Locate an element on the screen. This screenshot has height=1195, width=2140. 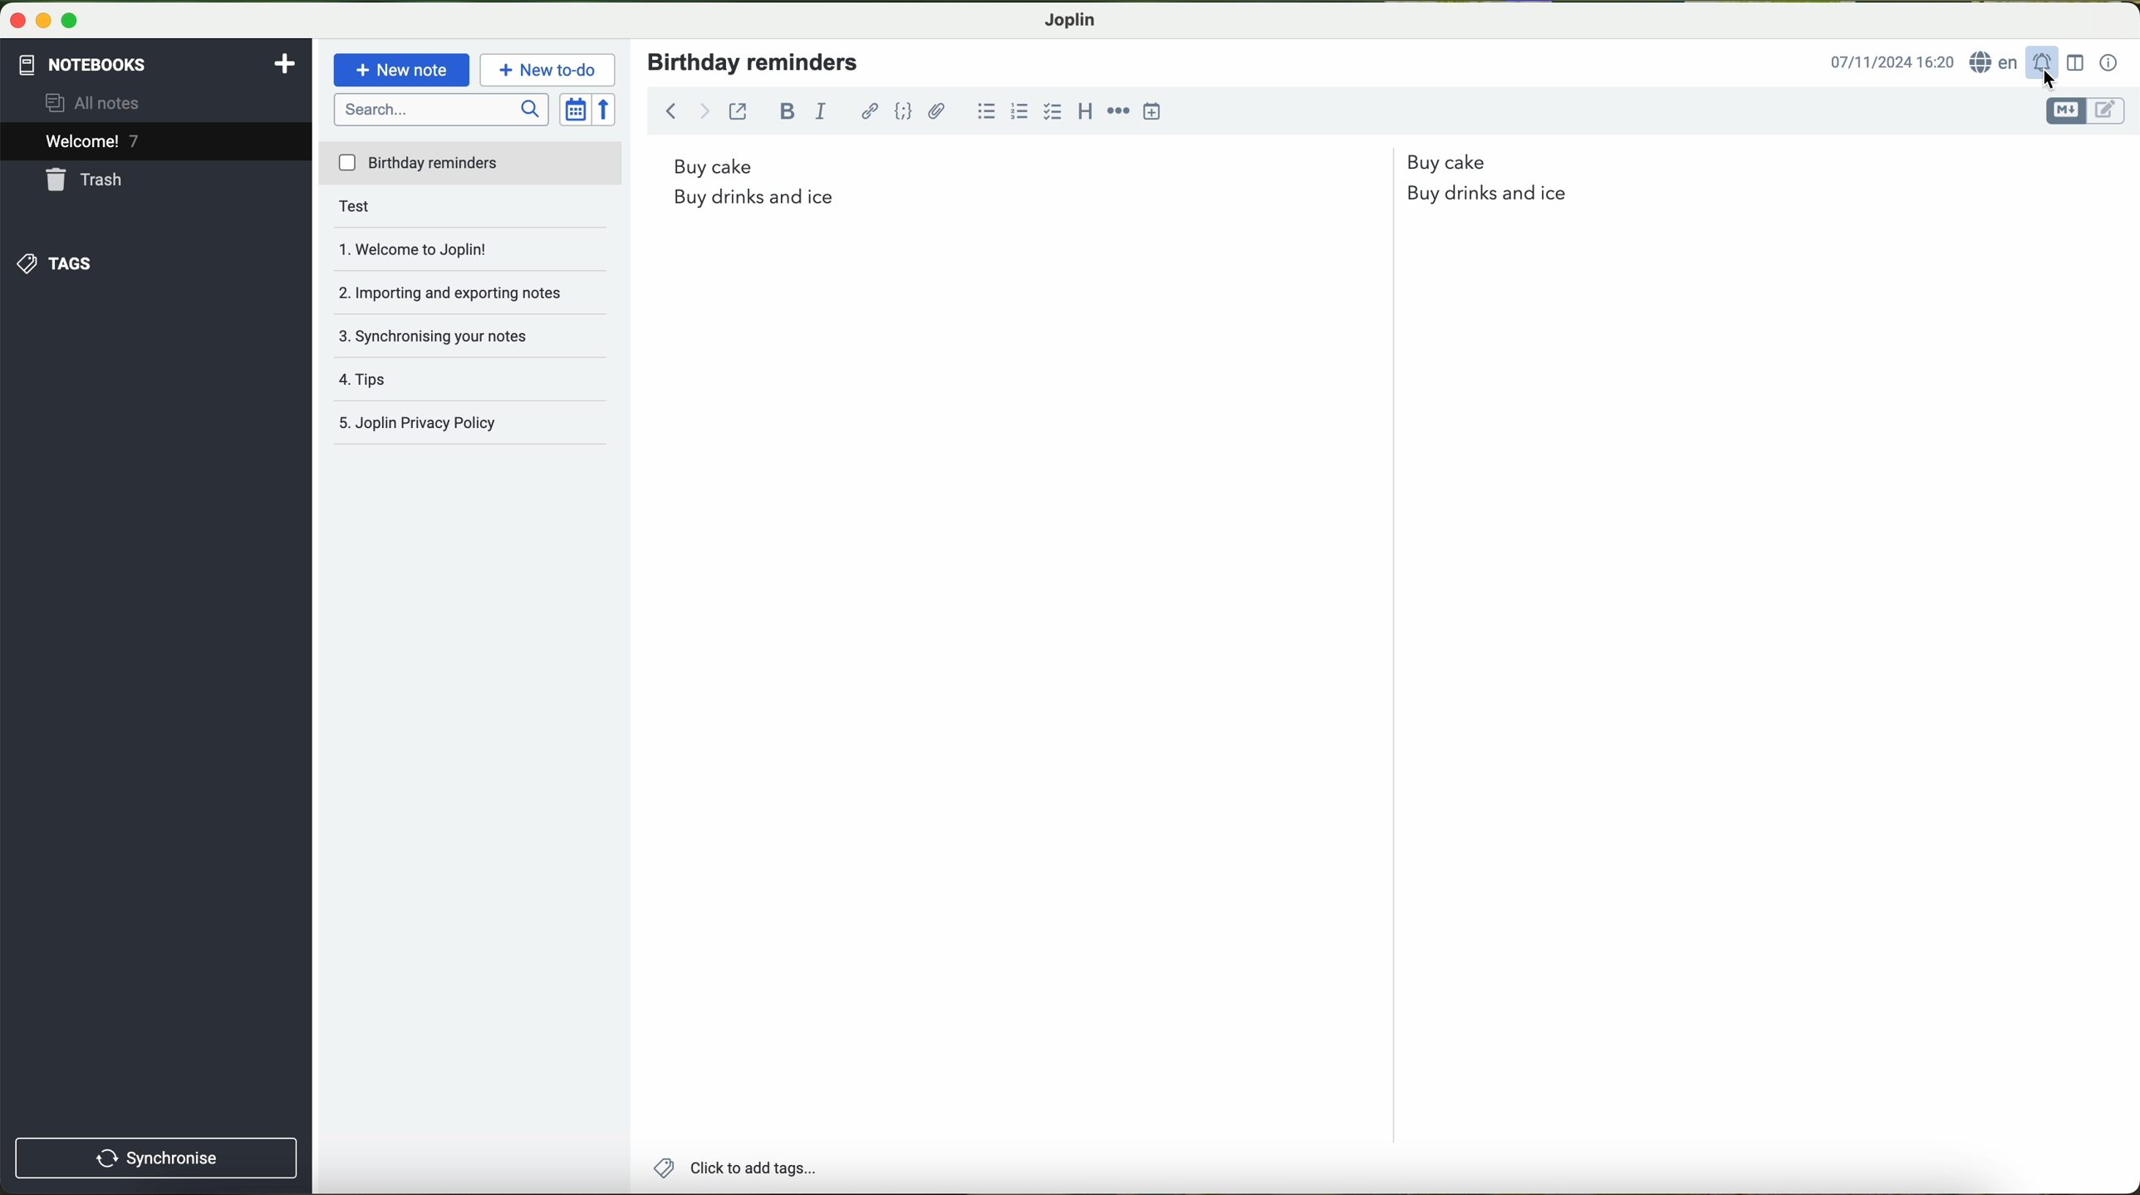
synchronise button is located at coordinates (154, 1156).